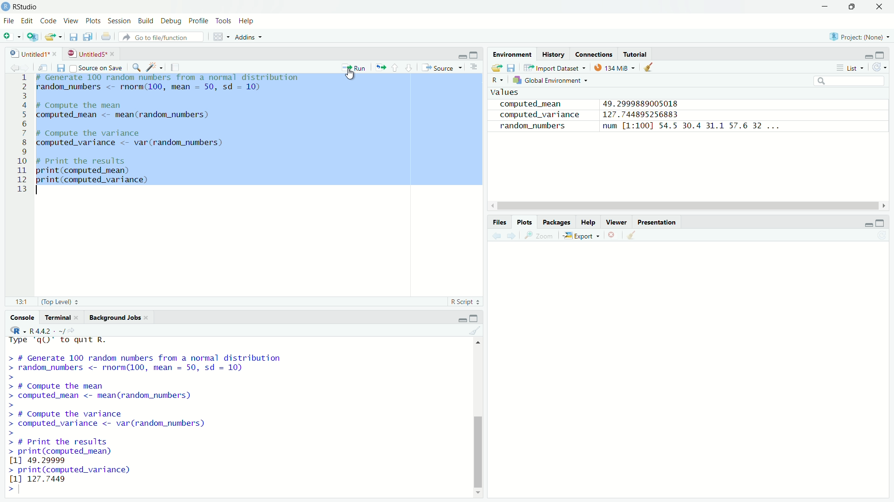 Image resolution: width=894 pixels, height=502 pixels. Describe the element at coordinates (885, 55) in the screenshot. I see `maximize` at that location.